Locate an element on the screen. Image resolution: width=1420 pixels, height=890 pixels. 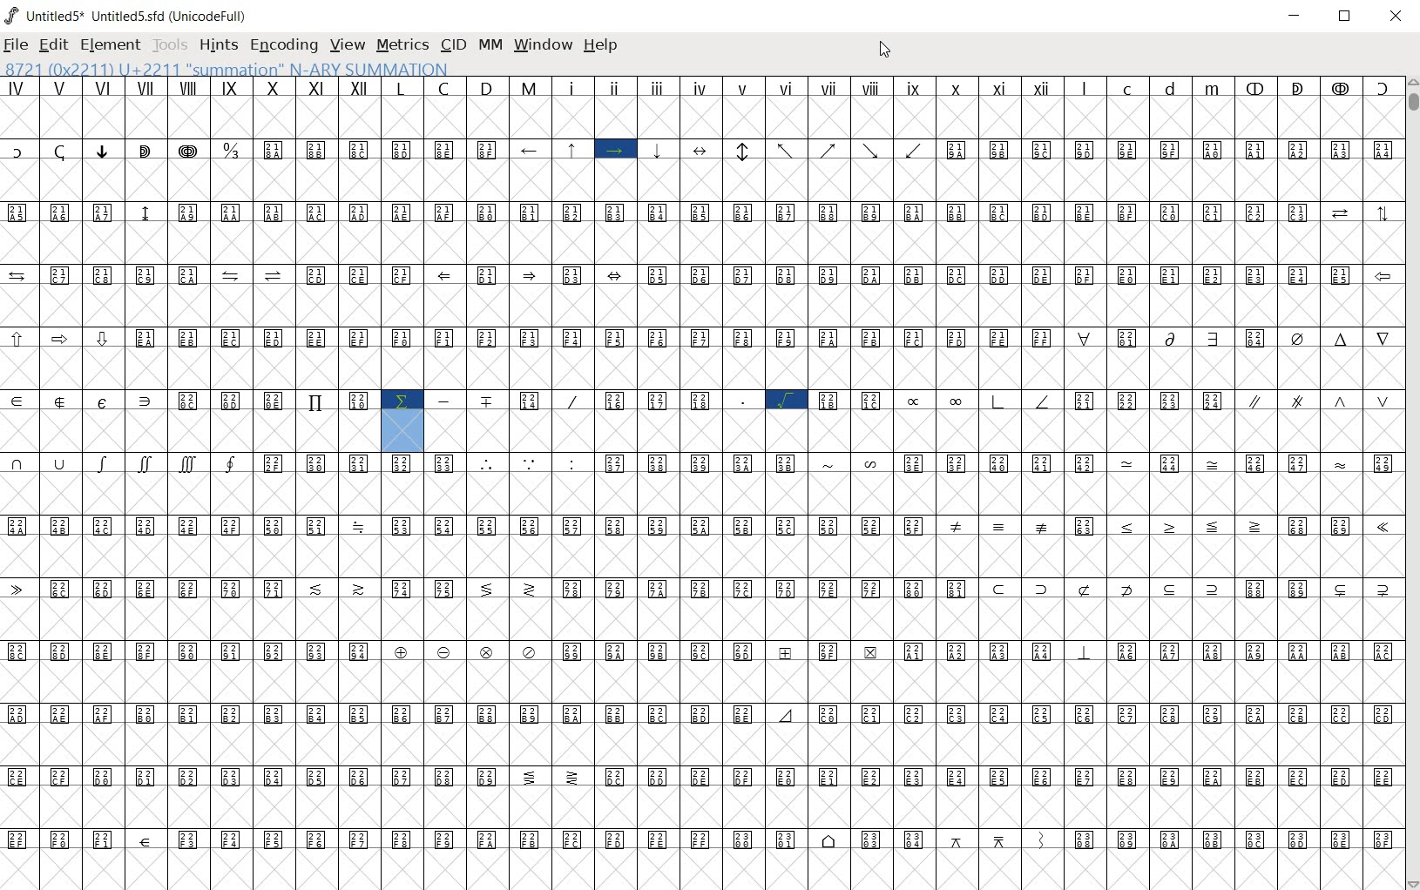
FILE is located at coordinates (17, 45).